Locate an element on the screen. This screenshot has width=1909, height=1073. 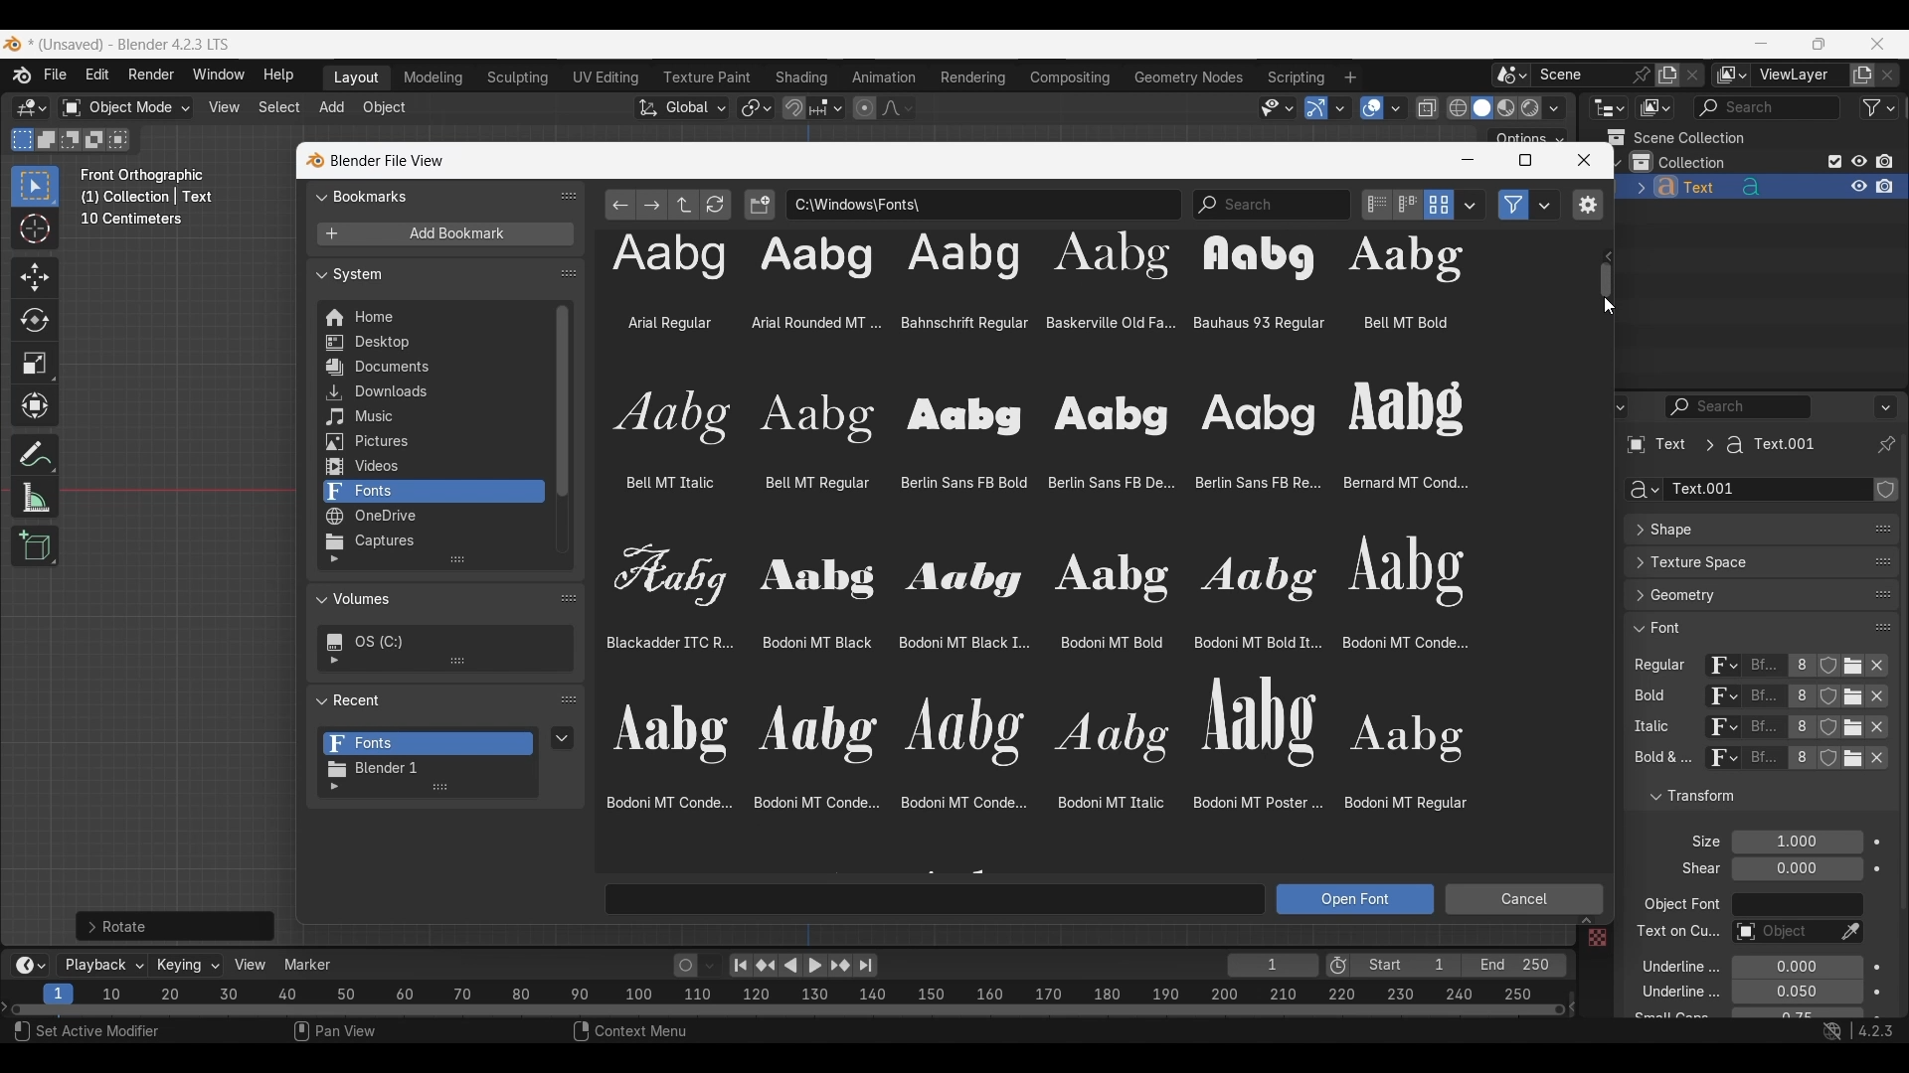
Snap during transform is located at coordinates (794, 107).